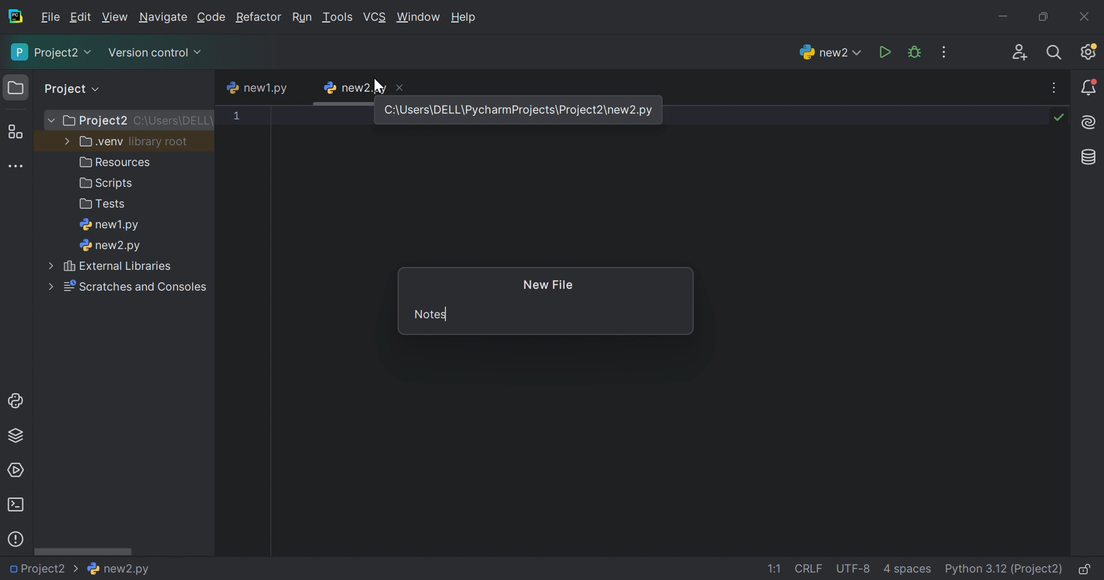  What do you see at coordinates (107, 185) in the screenshot?
I see `Scripts` at bounding box center [107, 185].